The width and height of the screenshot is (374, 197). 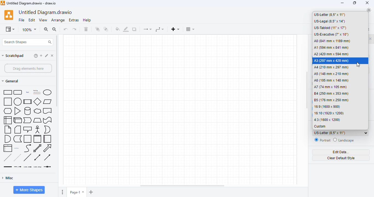 I want to click on edit, so click(x=47, y=56).